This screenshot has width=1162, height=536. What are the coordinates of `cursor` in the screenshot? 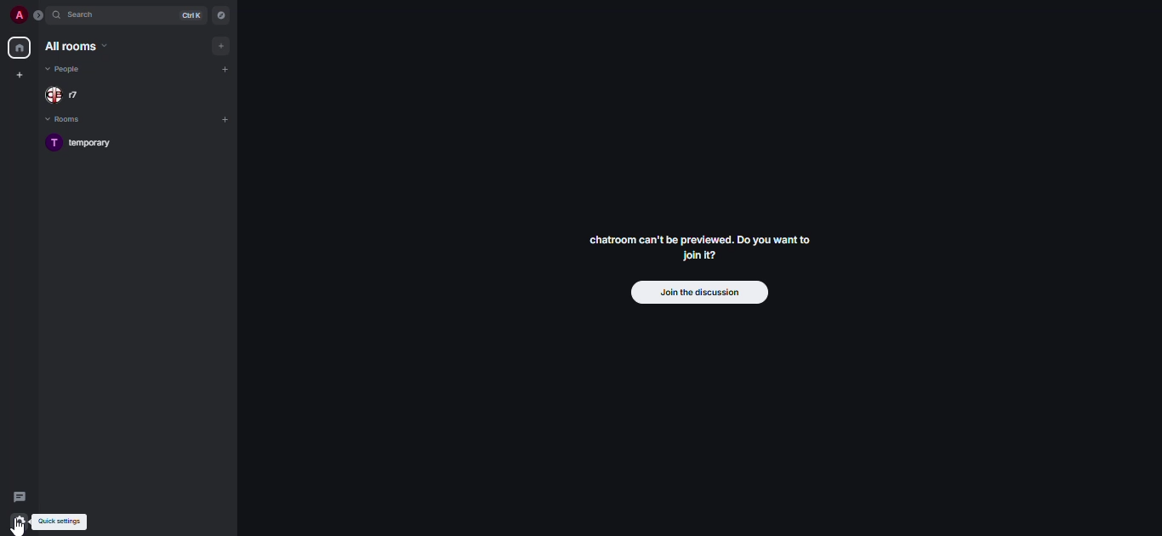 It's located at (21, 527).